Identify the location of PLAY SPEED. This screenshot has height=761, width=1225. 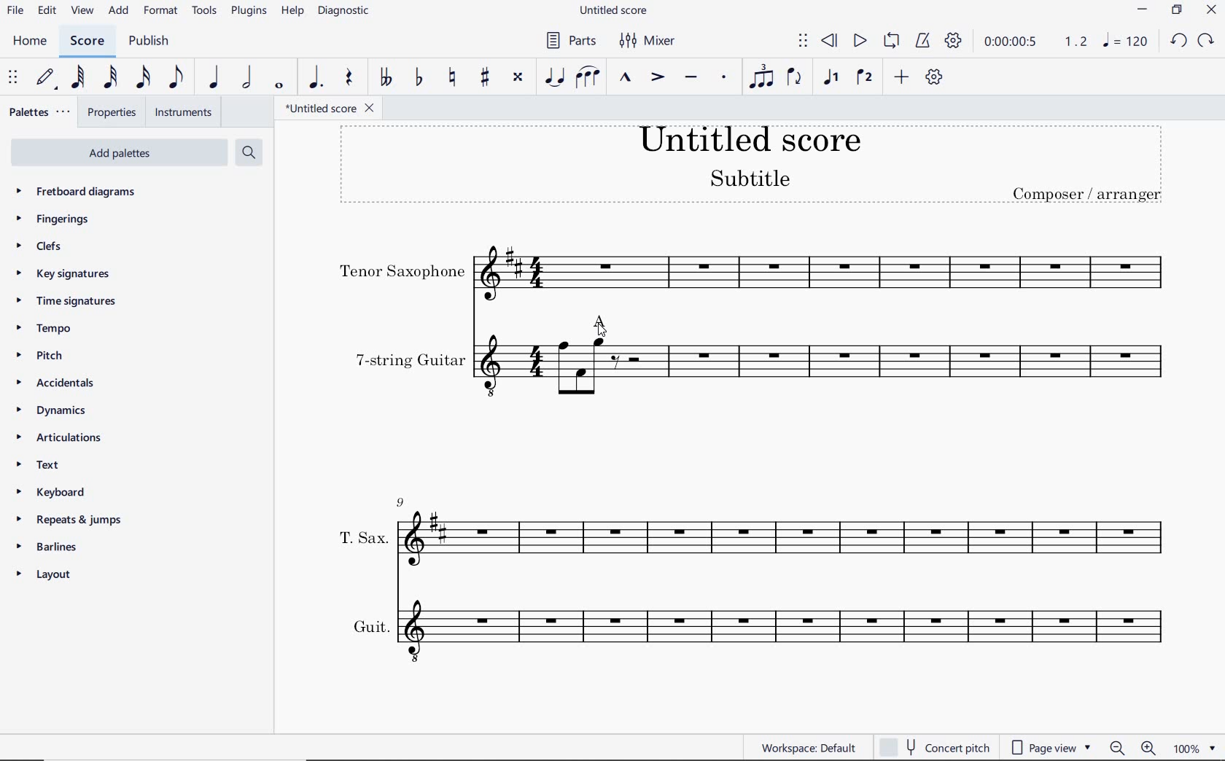
(1035, 42).